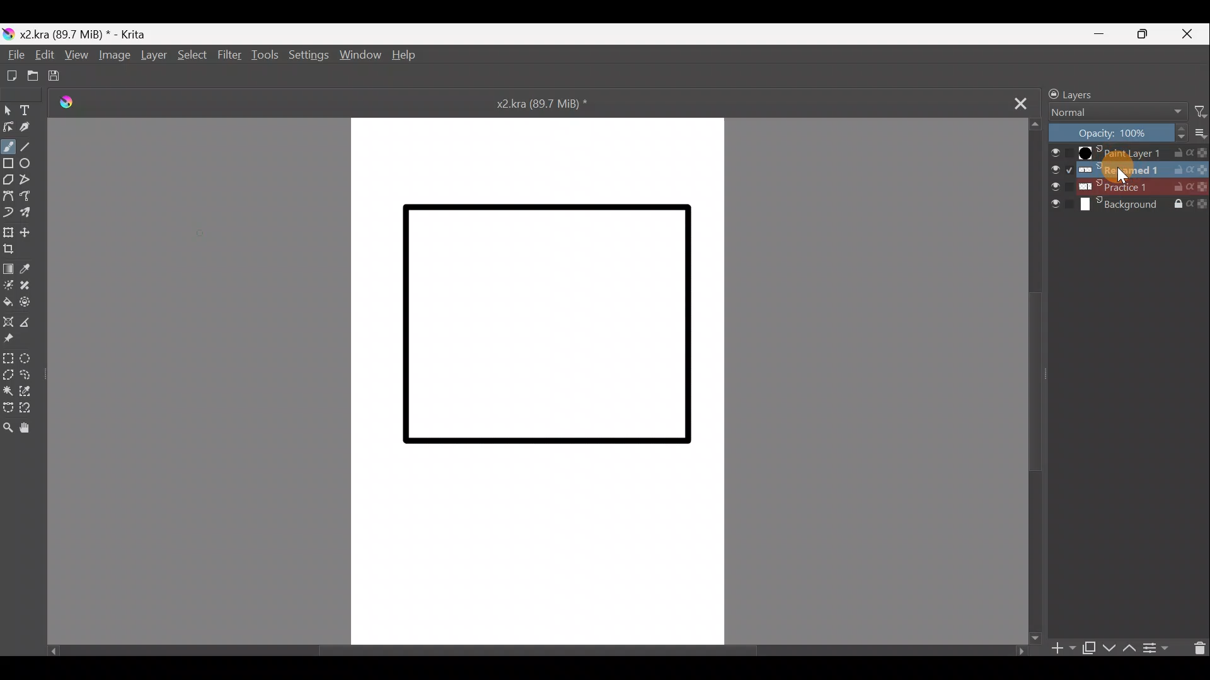  Describe the element at coordinates (35, 322) in the screenshot. I see `Measure distance between two points` at that location.